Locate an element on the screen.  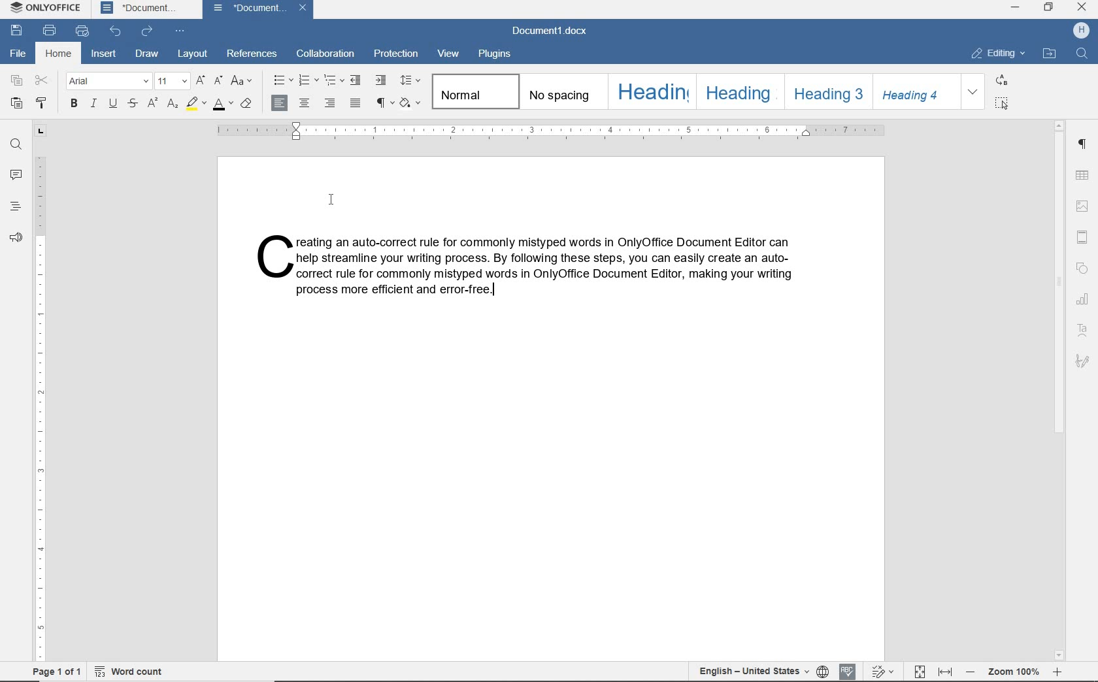
FIT TO WIDTH is located at coordinates (946, 672).